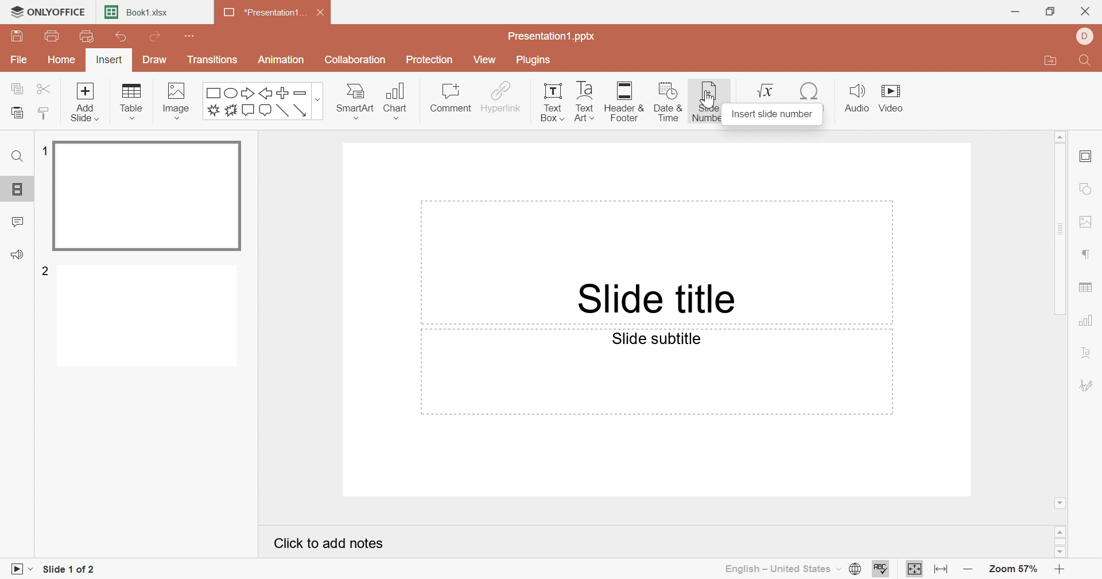 This screenshot has width=1102, height=579. What do you see at coordinates (109, 61) in the screenshot?
I see `Insert` at bounding box center [109, 61].